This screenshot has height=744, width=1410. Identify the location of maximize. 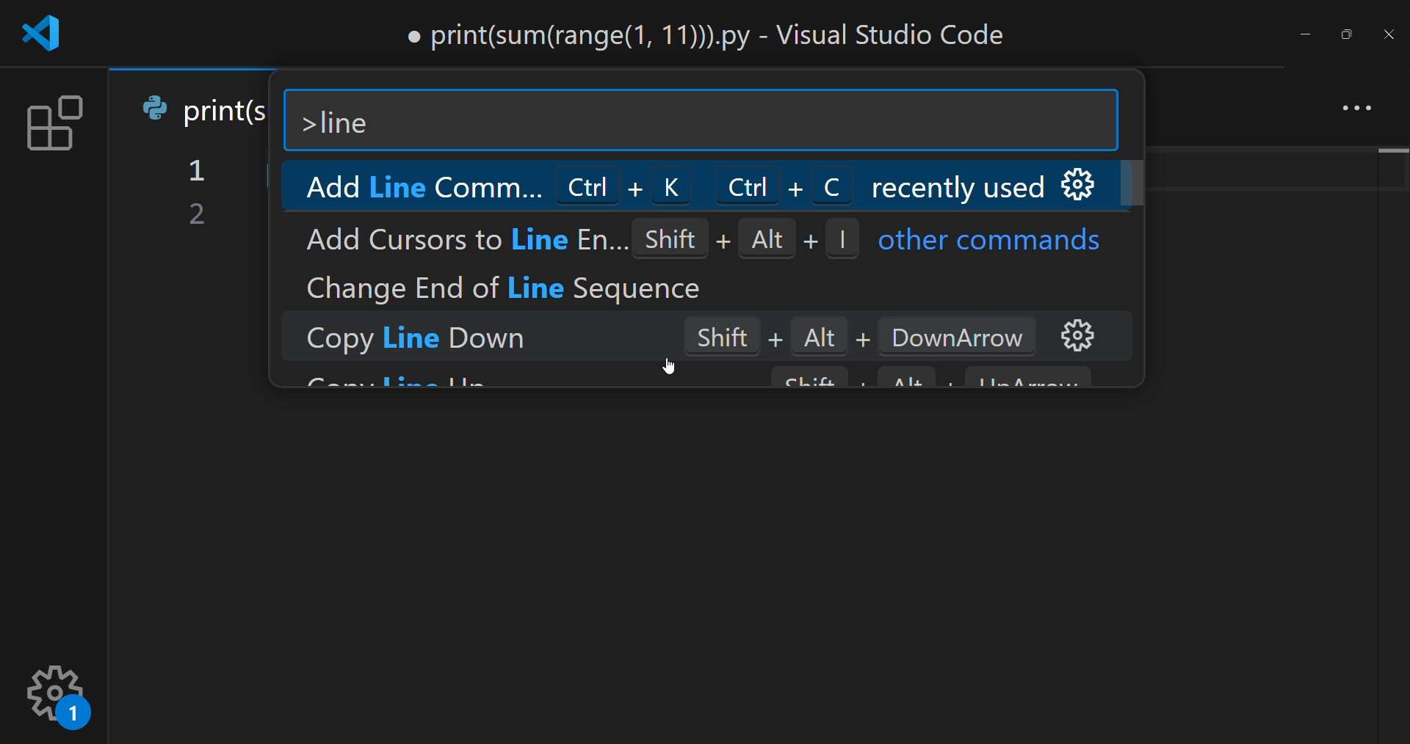
(1342, 31).